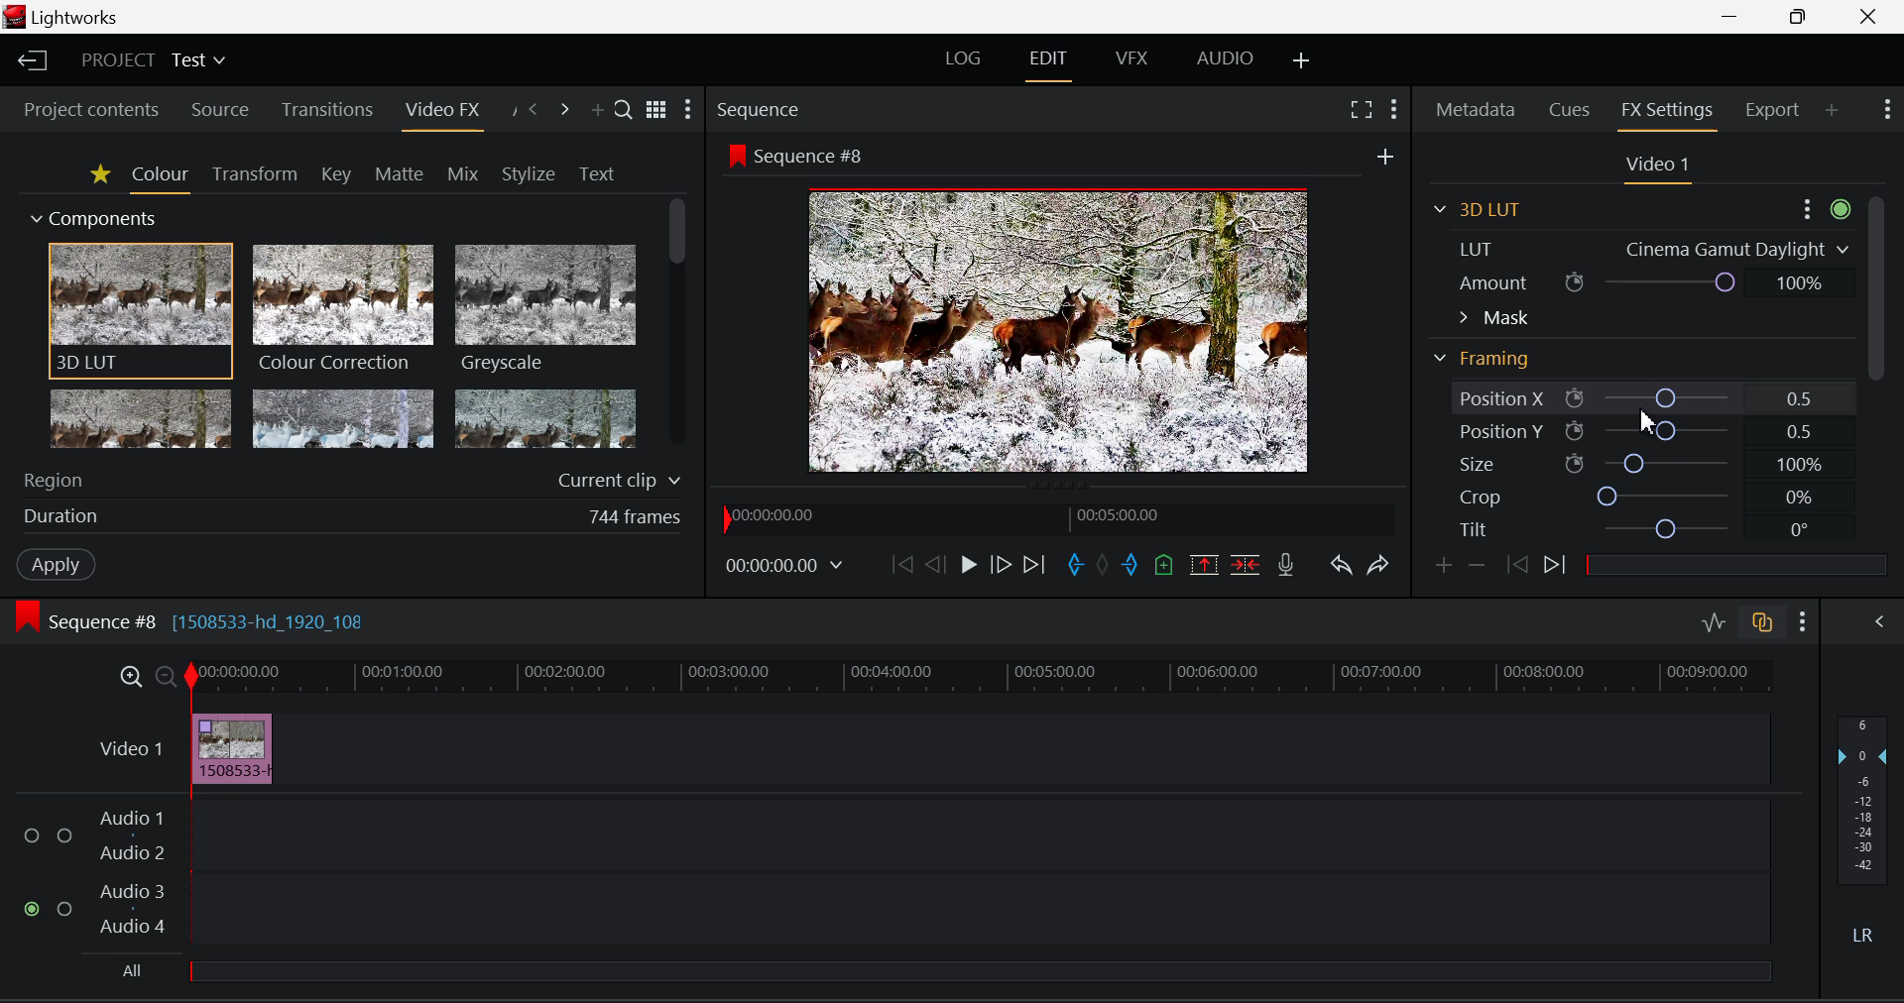 The image size is (1904, 1003). What do you see at coordinates (65, 17) in the screenshot?
I see `Window Title` at bounding box center [65, 17].